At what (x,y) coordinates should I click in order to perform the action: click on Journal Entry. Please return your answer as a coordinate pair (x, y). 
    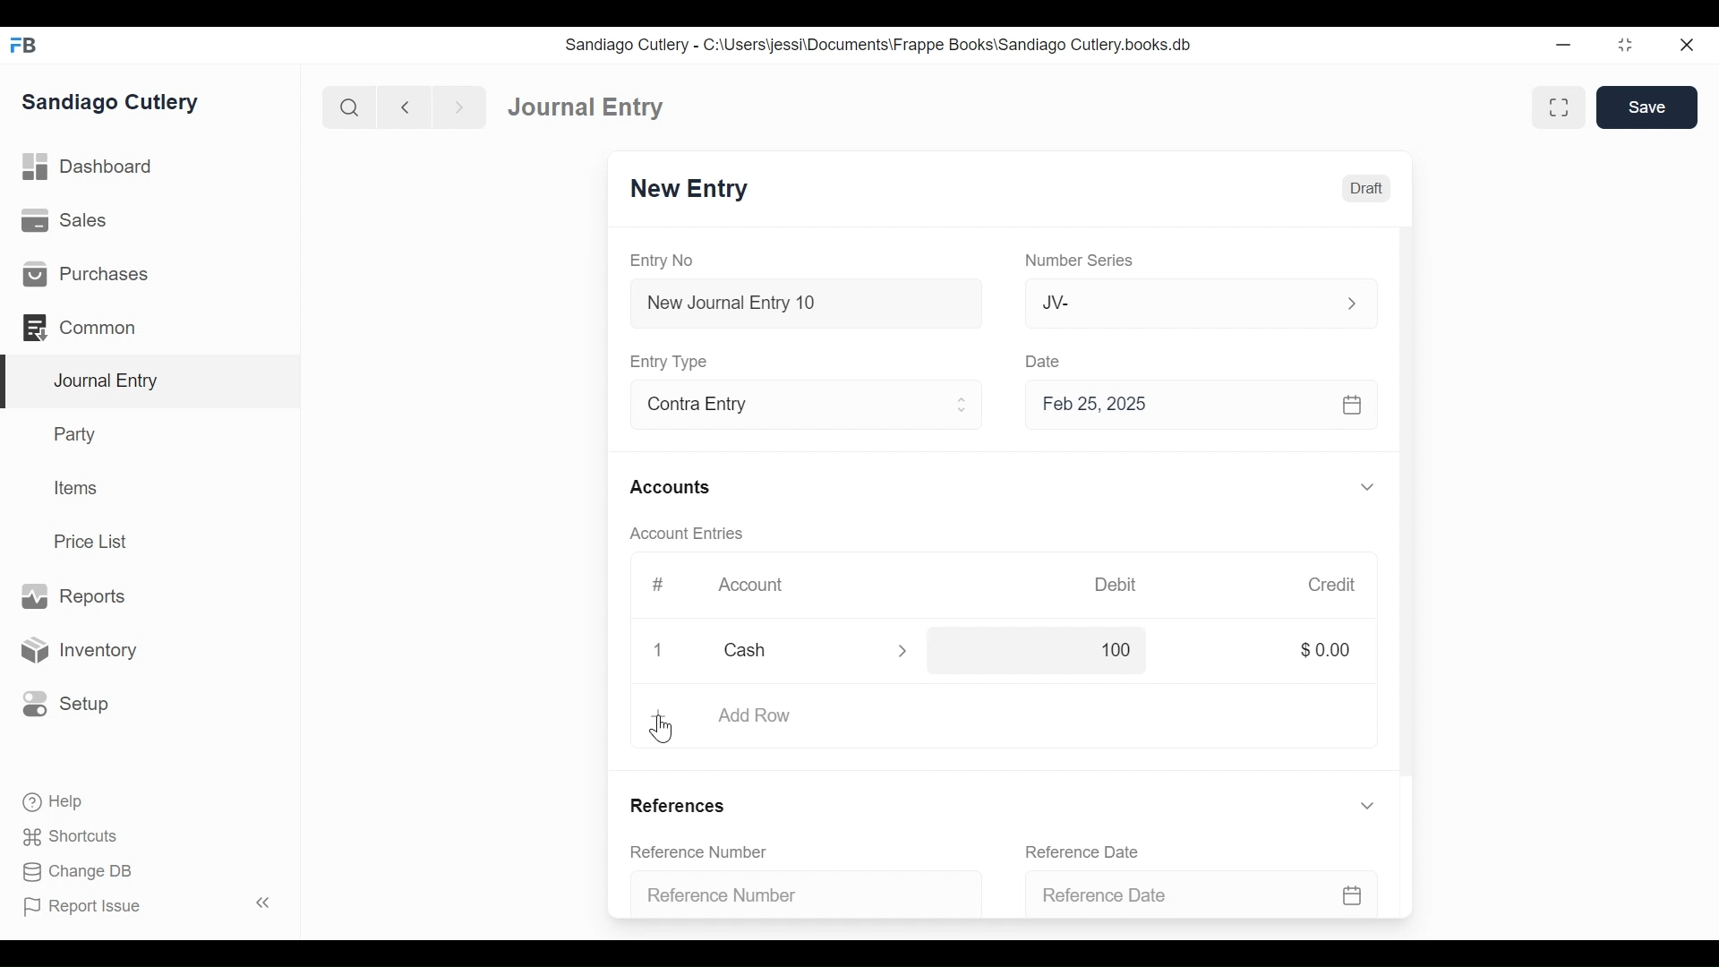
    Looking at the image, I should click on (589, 108).